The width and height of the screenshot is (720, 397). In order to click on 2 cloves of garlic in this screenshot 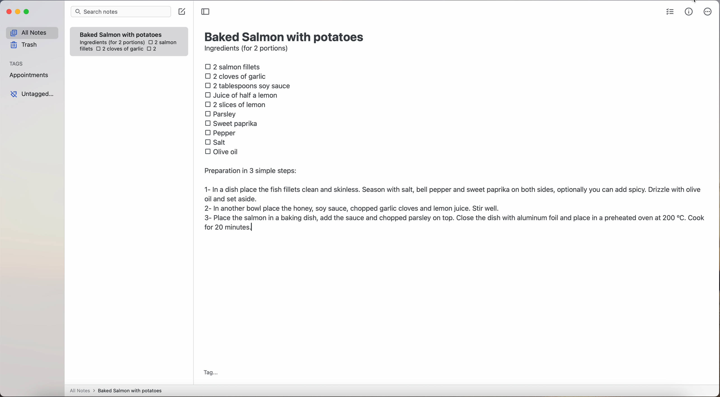, I will do `click(237, 75)`.